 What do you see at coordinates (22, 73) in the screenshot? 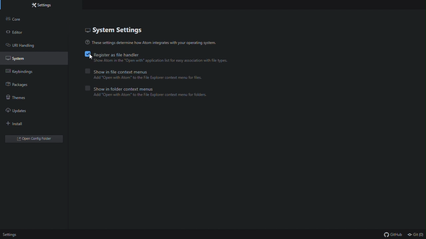
I see `Key binding` at bounding box center [22, 73].